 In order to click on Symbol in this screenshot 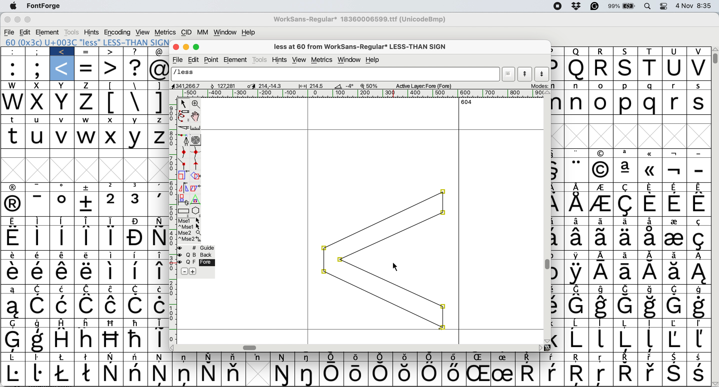, I will do `click(577, 204)`.